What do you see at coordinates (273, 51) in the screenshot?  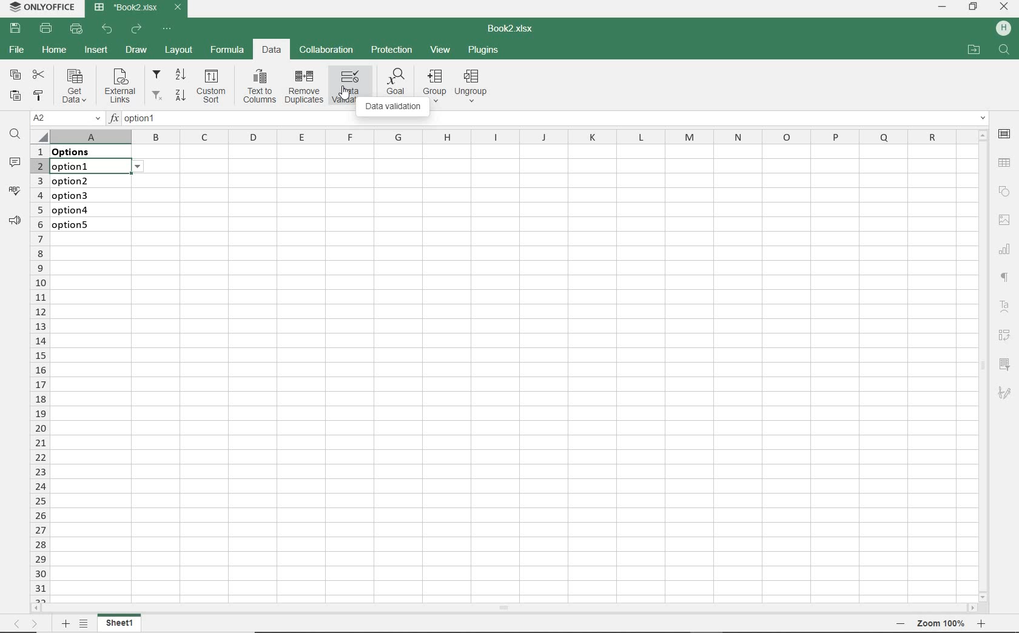 I see `DATA` at bounding box center [273, 51].